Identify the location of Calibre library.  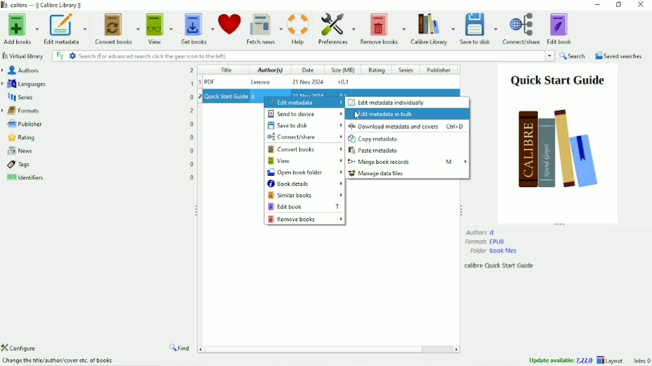
(432, 28).